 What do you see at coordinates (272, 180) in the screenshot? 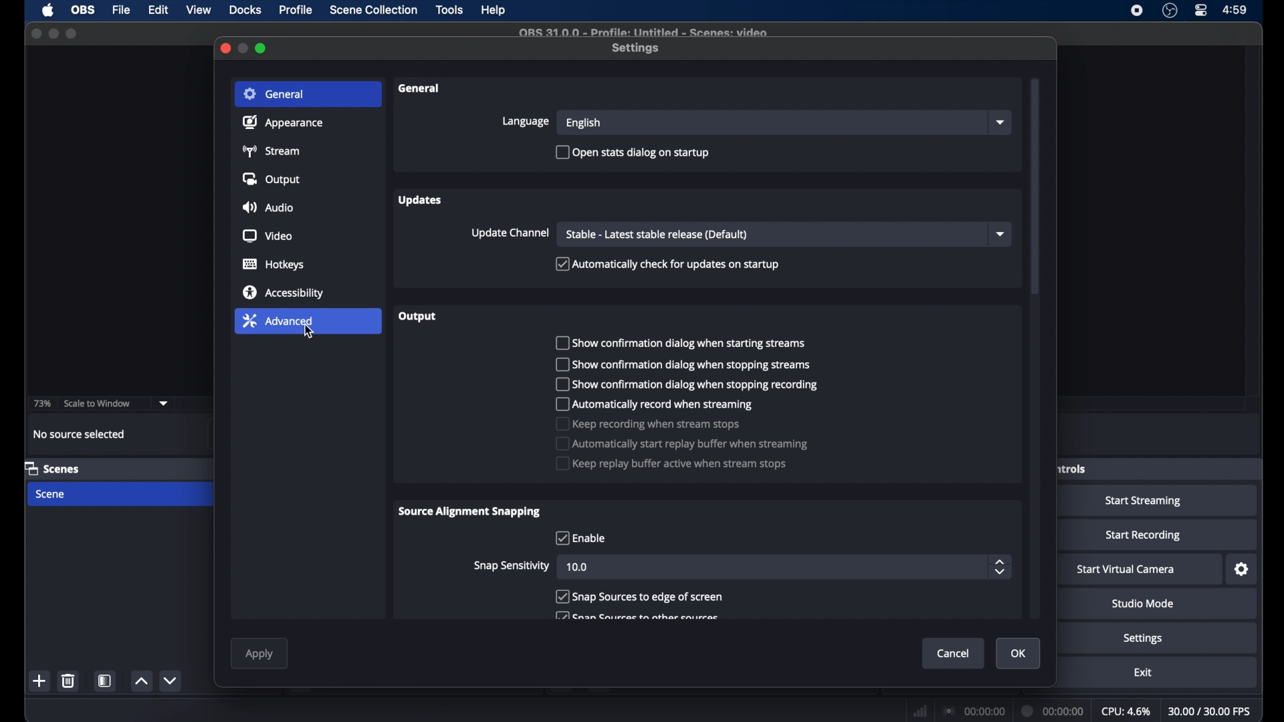
I see `output` at bounding box center [272, 180].